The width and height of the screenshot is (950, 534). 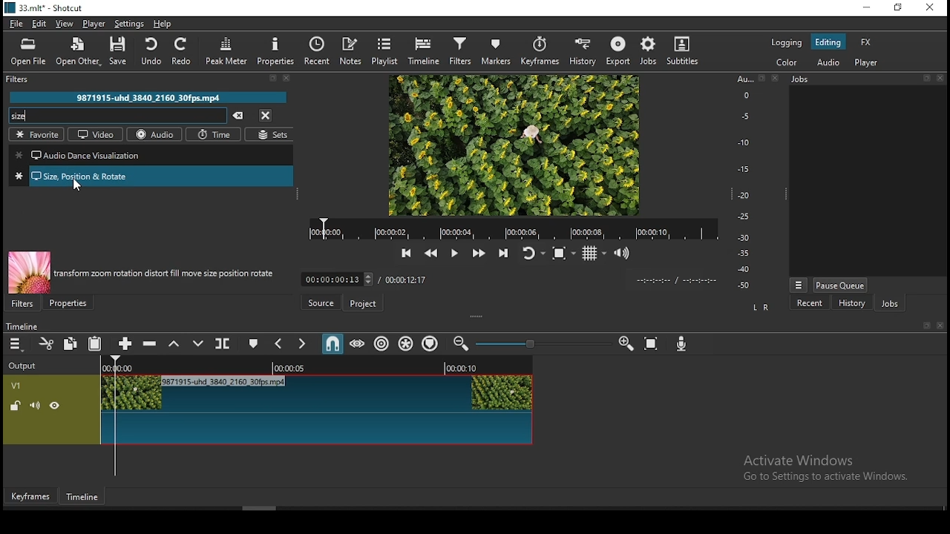 I want to click on video time duration bar, so click(x=317, y=365).